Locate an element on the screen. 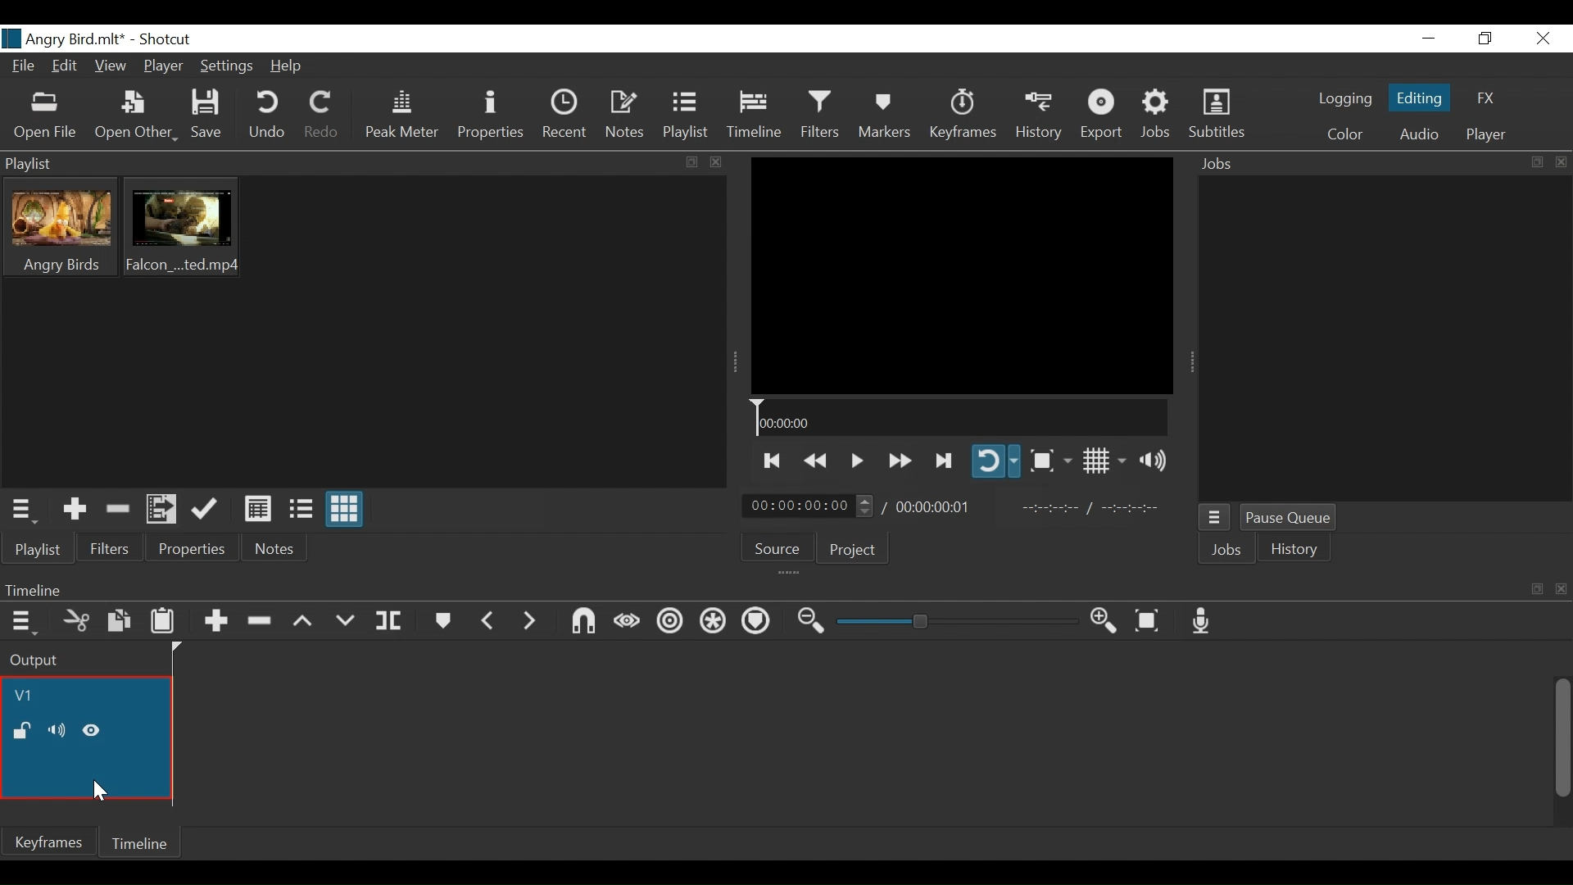  scrub wile dragging is located at coordinates (628, 623).